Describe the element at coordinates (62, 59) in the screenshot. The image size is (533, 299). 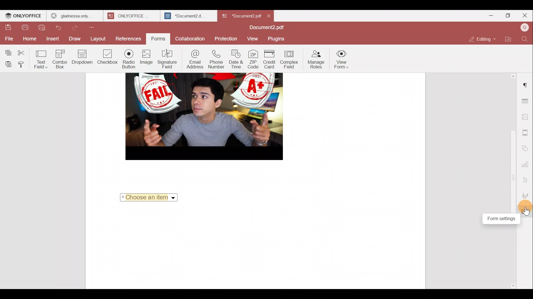
I see `Combo box` at that location.